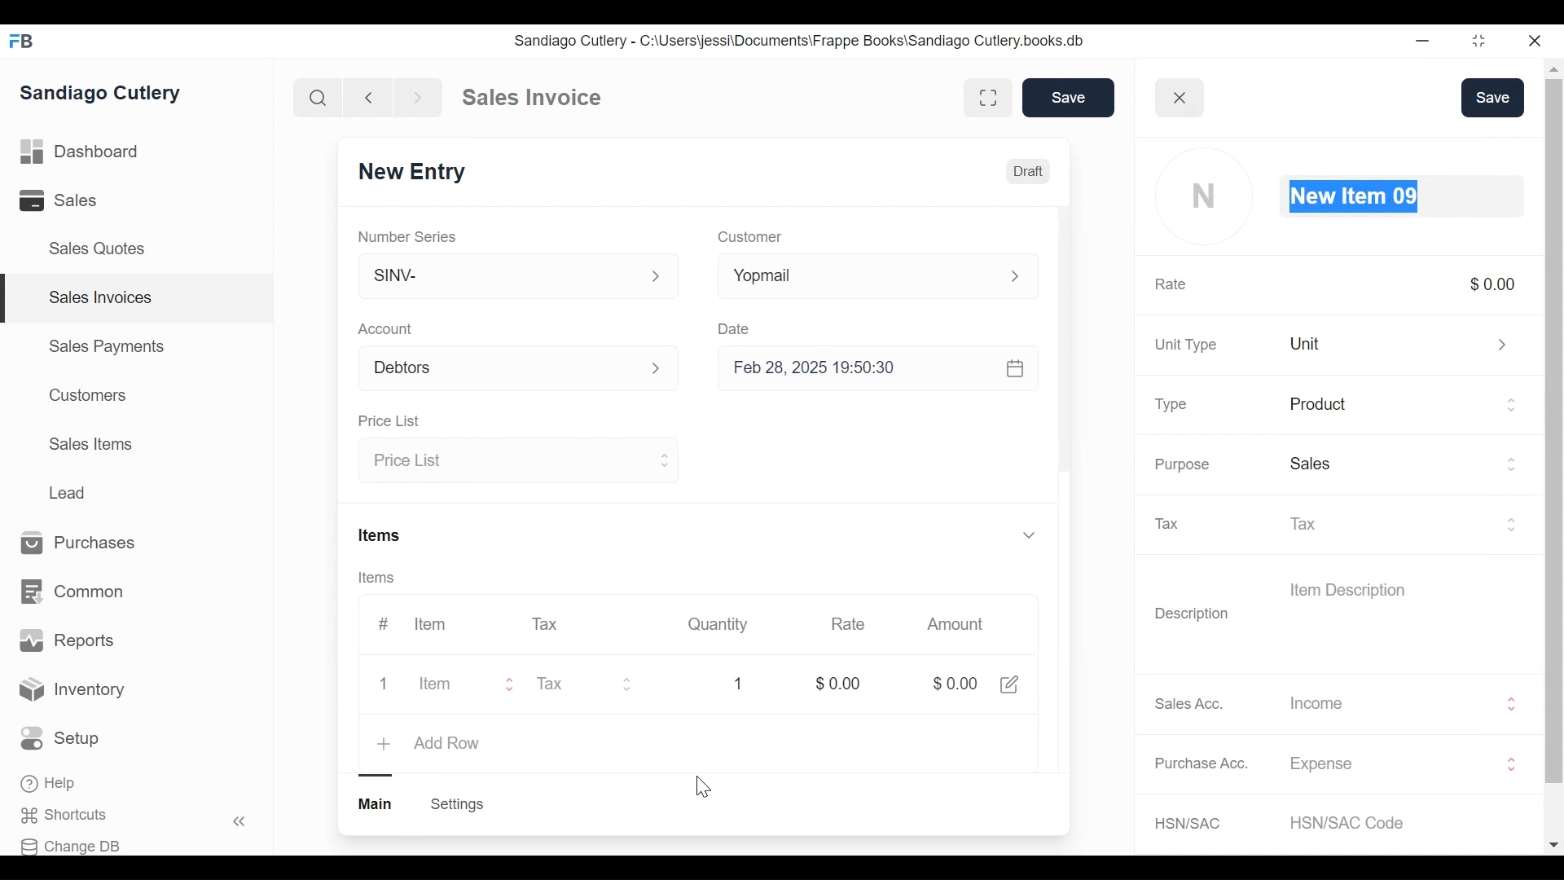  What do you see at coordinates (411, 171) in the screenshot?
I see `New Entry` at bounding box center [411, 171].